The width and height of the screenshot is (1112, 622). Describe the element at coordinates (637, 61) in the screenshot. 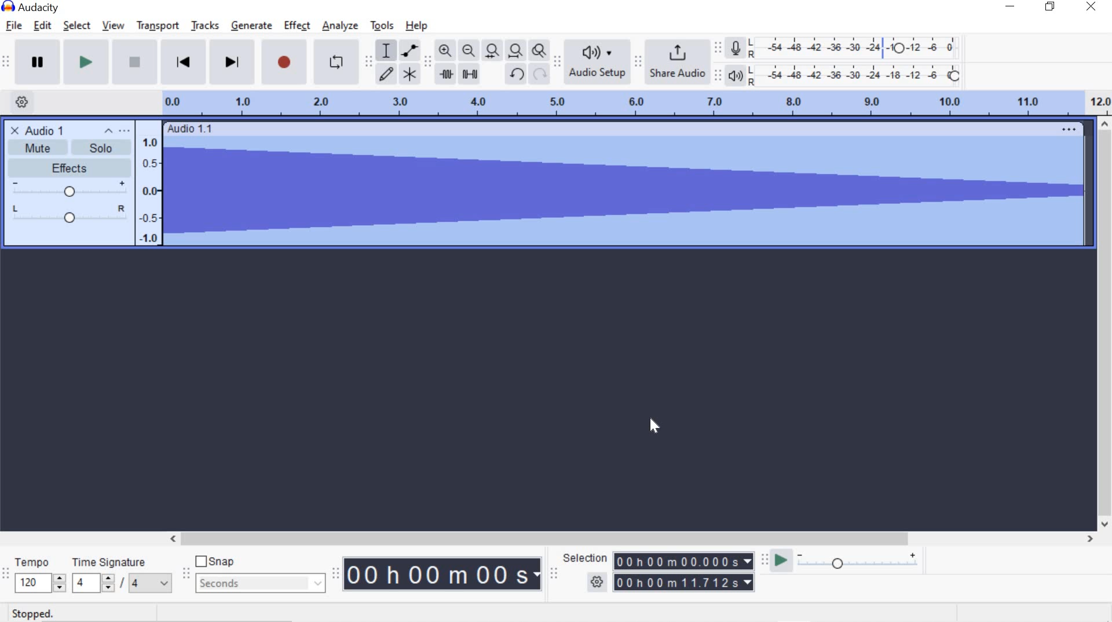

I see `Share audio toolbar` at that location.